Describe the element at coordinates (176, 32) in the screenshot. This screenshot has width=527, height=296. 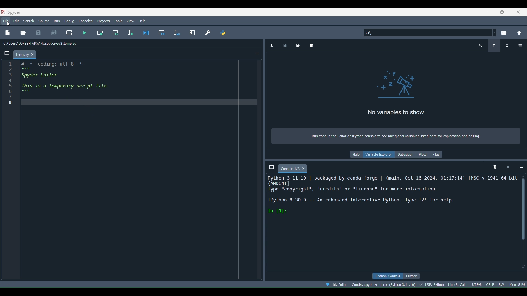
I see `Debug selection or current line` at that location.